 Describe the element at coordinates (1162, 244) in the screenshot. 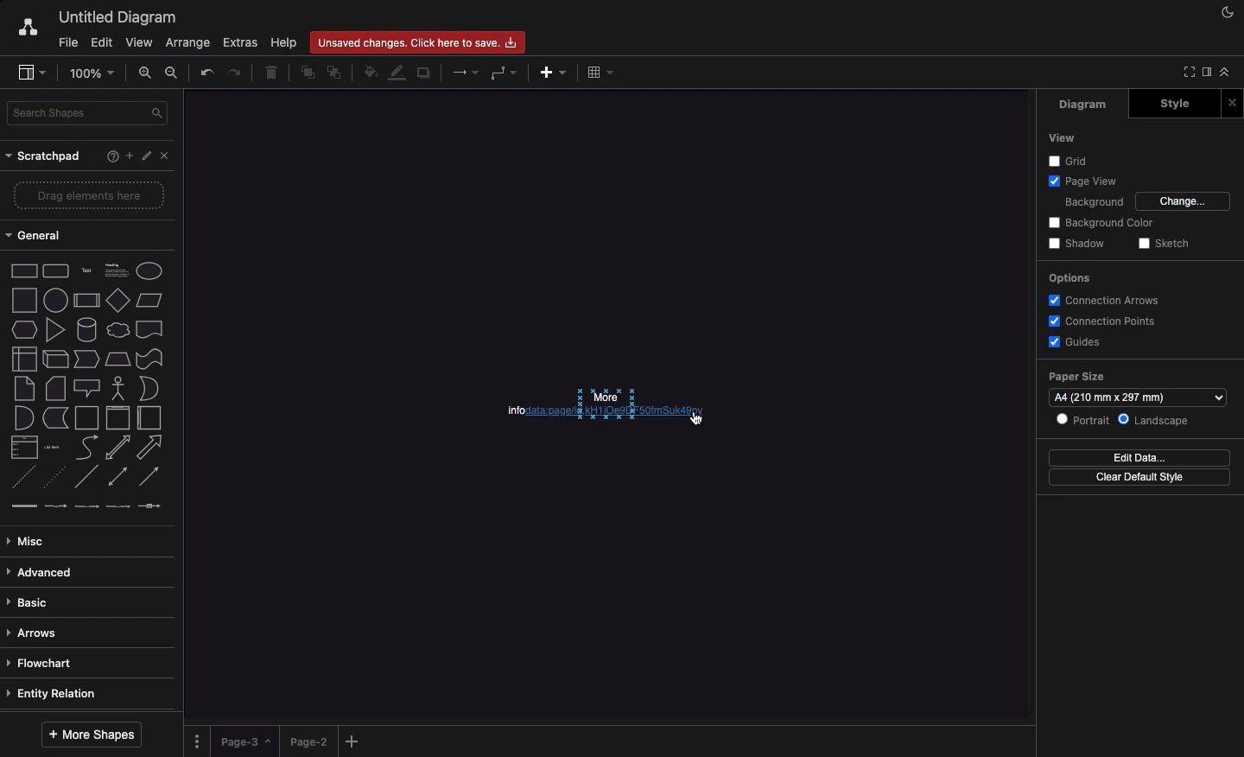

I see `Sketch` at that location.